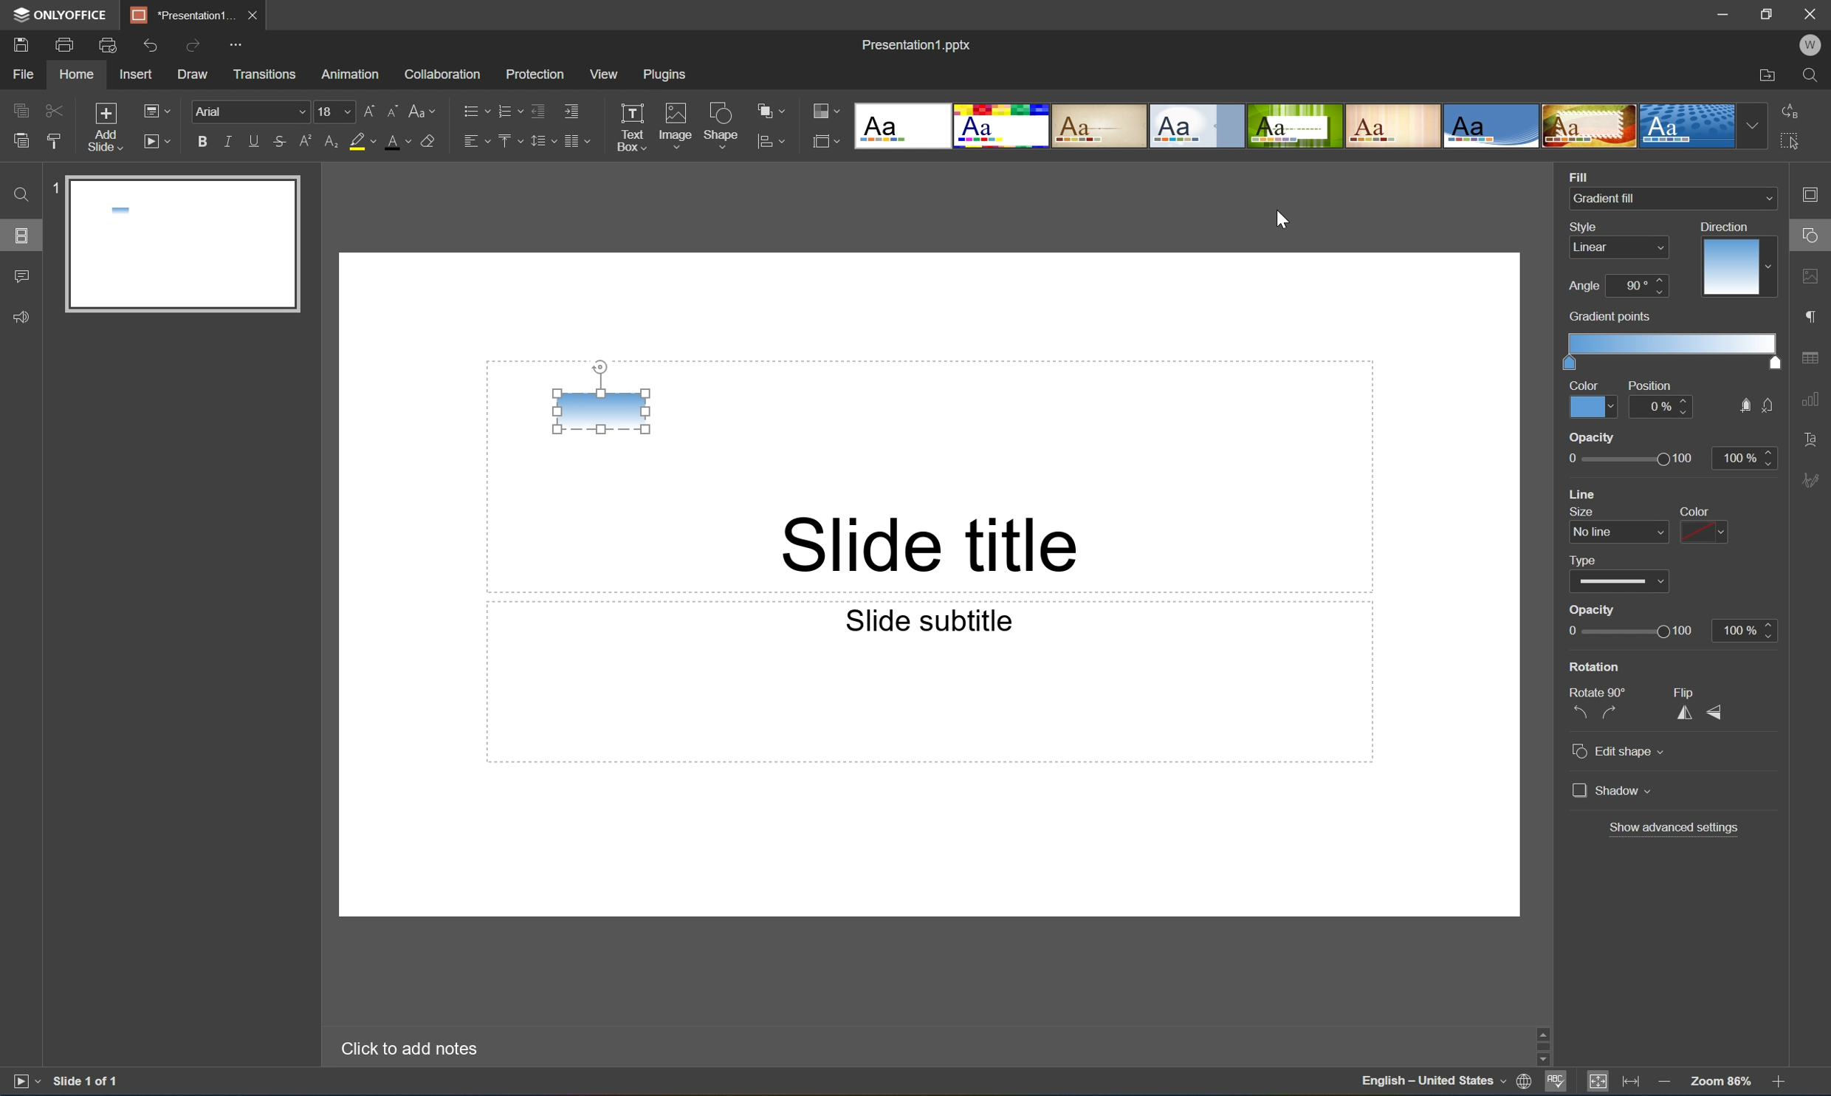 Image resolution: width=1831 pixels, height=1096 pixels. I want to click on Close, so click(251, 13).